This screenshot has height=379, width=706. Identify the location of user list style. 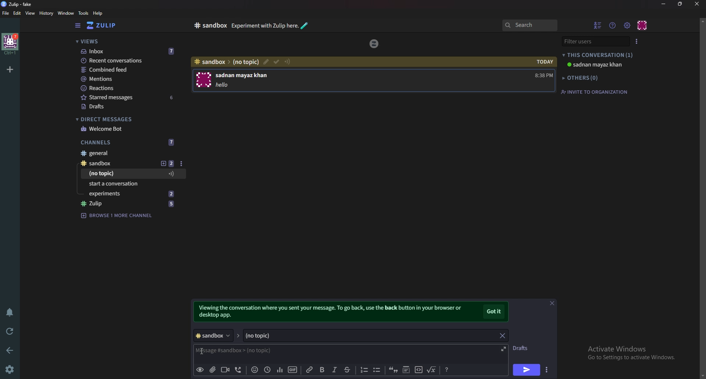
(638, 41).